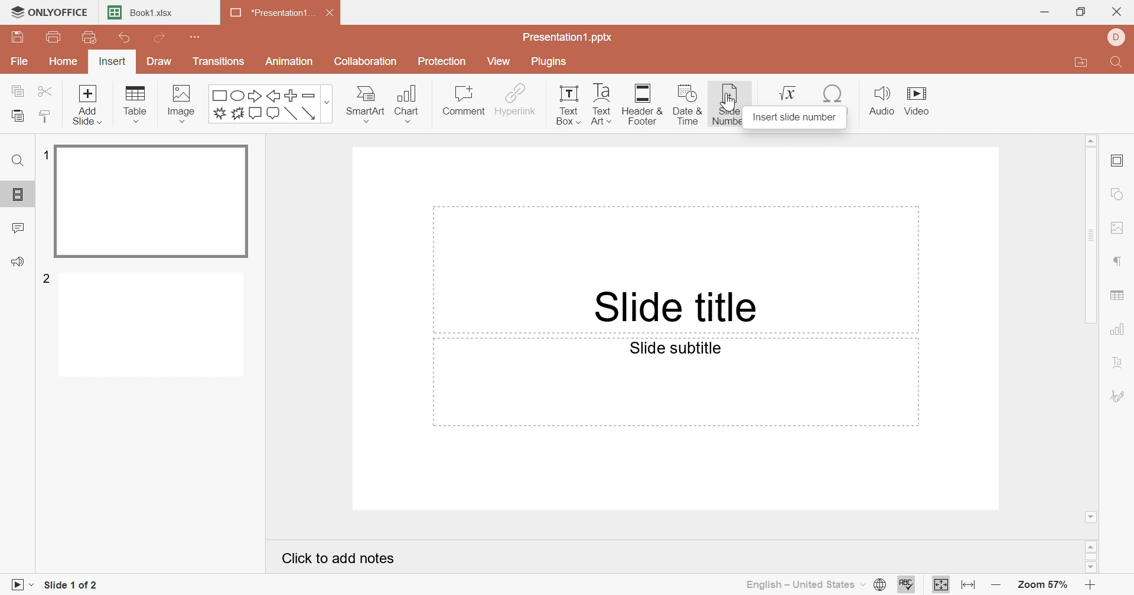 The image size is (1134, 595). Describe the element at coordinates (1122, 195) in the screenshot. I see `shape settings` at that location.